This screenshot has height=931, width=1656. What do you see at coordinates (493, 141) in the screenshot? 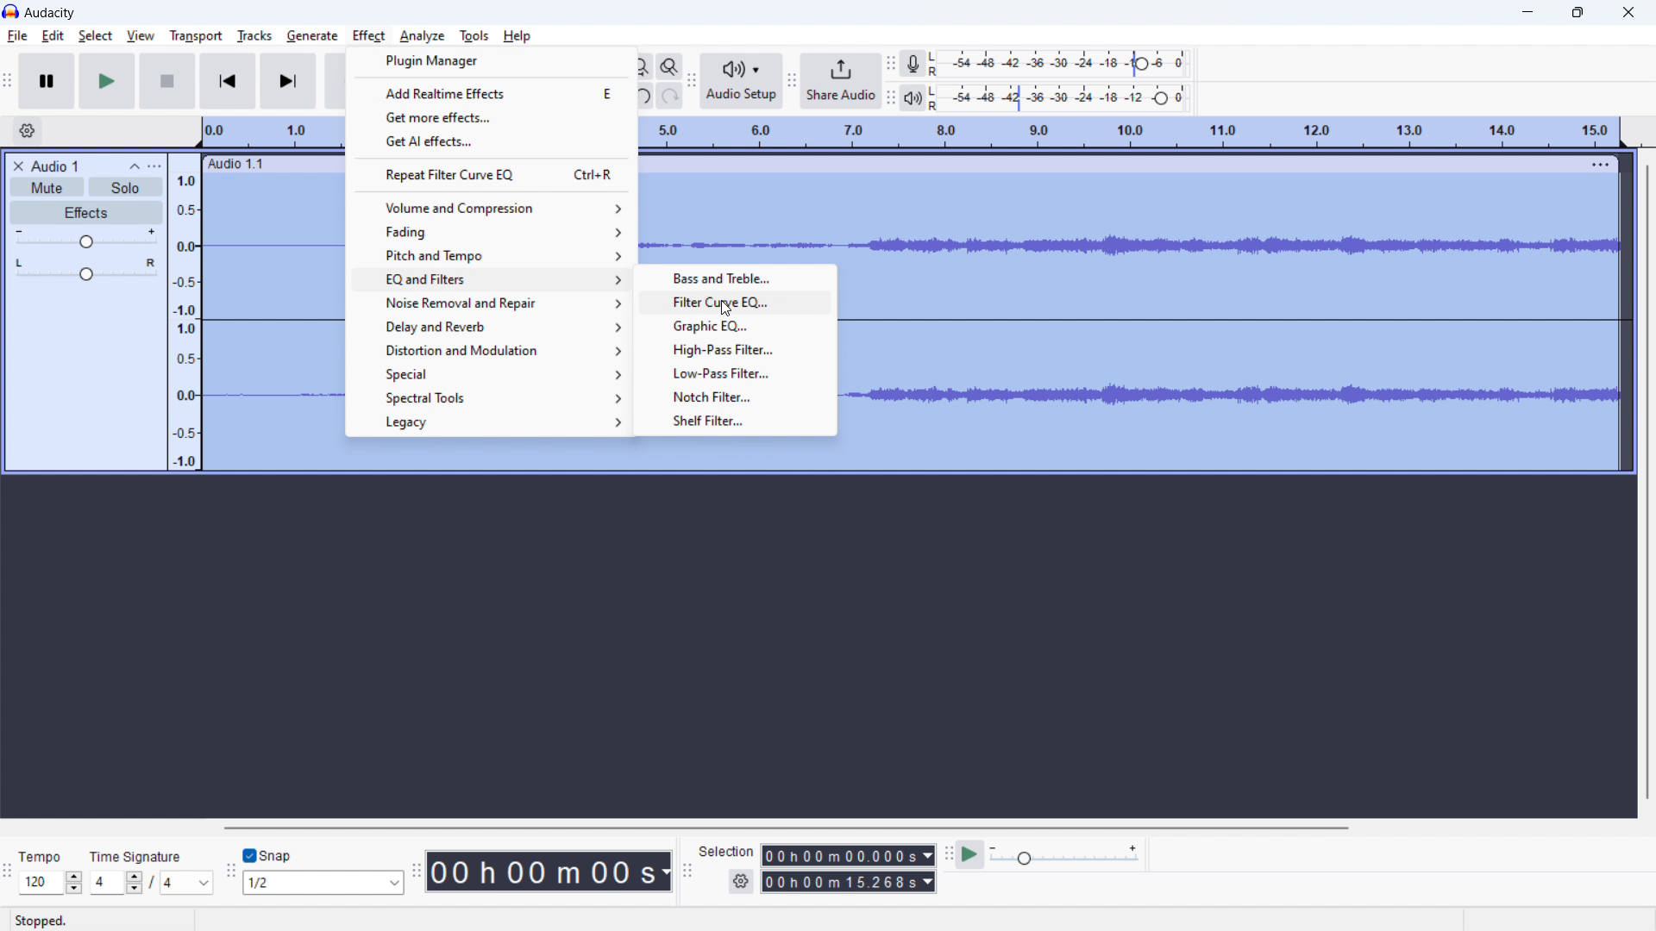
I see `get AI effects` at bounding box center [493, 141].